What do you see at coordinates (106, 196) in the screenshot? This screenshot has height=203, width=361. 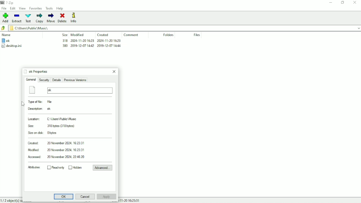 I see `Apply` at bounding box center [106, 196].